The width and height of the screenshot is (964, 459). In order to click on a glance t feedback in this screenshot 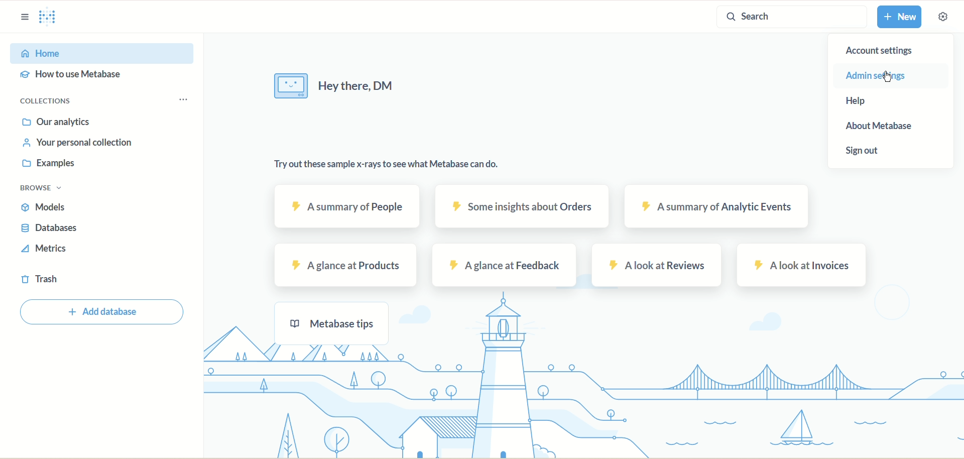, I will do `click(504, 265)`.